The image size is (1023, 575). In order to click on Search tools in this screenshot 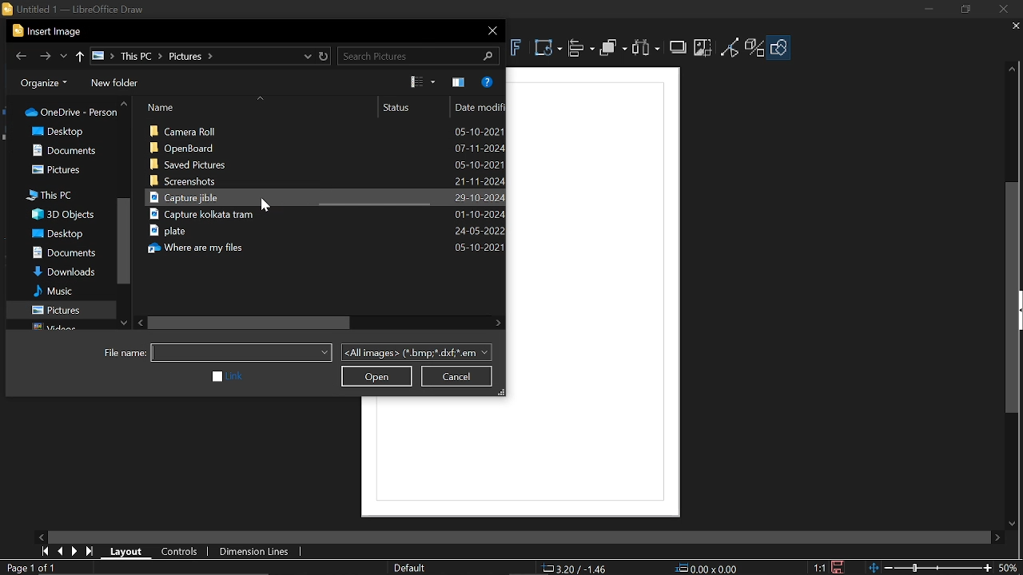, I will do `click(420, 55)`.